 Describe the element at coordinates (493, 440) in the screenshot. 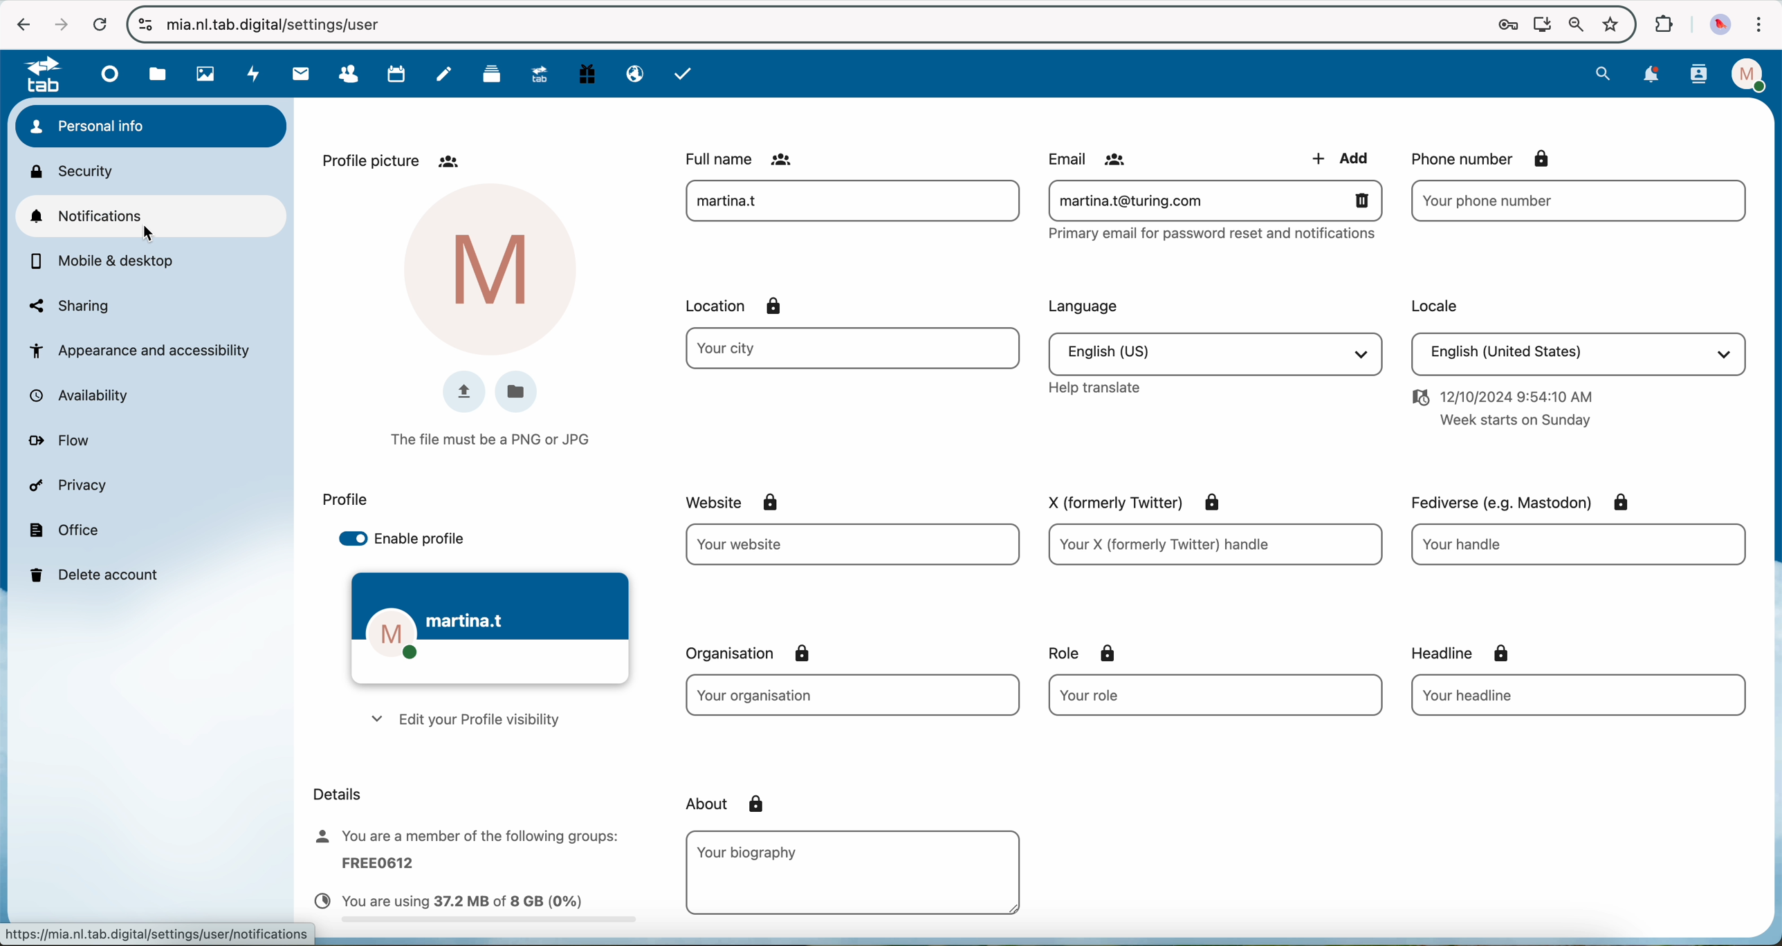

I see `the file must be a PNG or JPG` at that location.